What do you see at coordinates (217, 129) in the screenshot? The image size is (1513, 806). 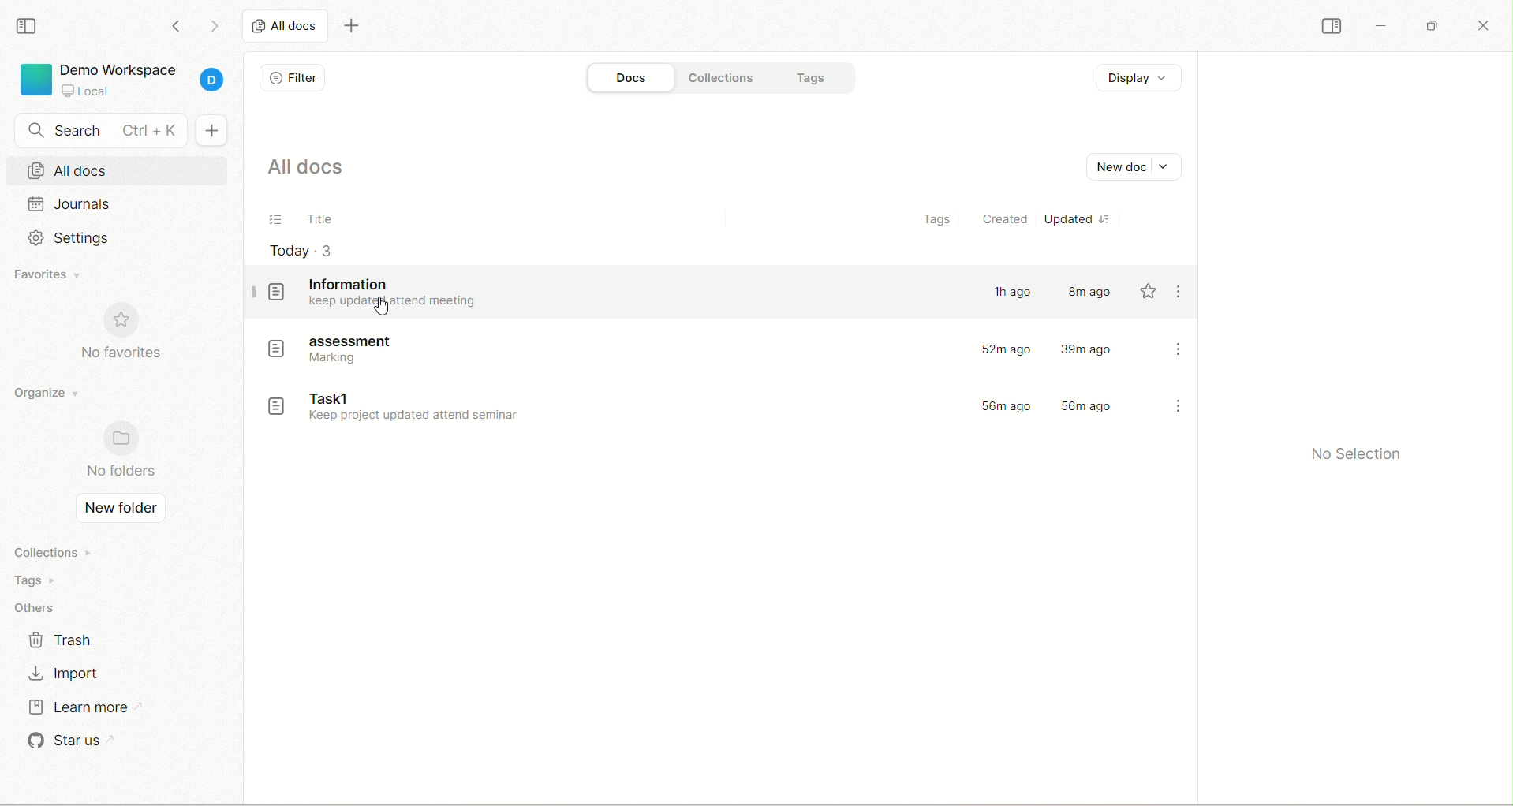 I see `+` at bounding box center [217, 129].